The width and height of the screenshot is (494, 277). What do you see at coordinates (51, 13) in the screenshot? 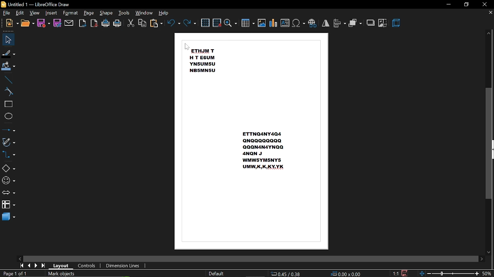
I see `insert` at bounding box center [51, 13].